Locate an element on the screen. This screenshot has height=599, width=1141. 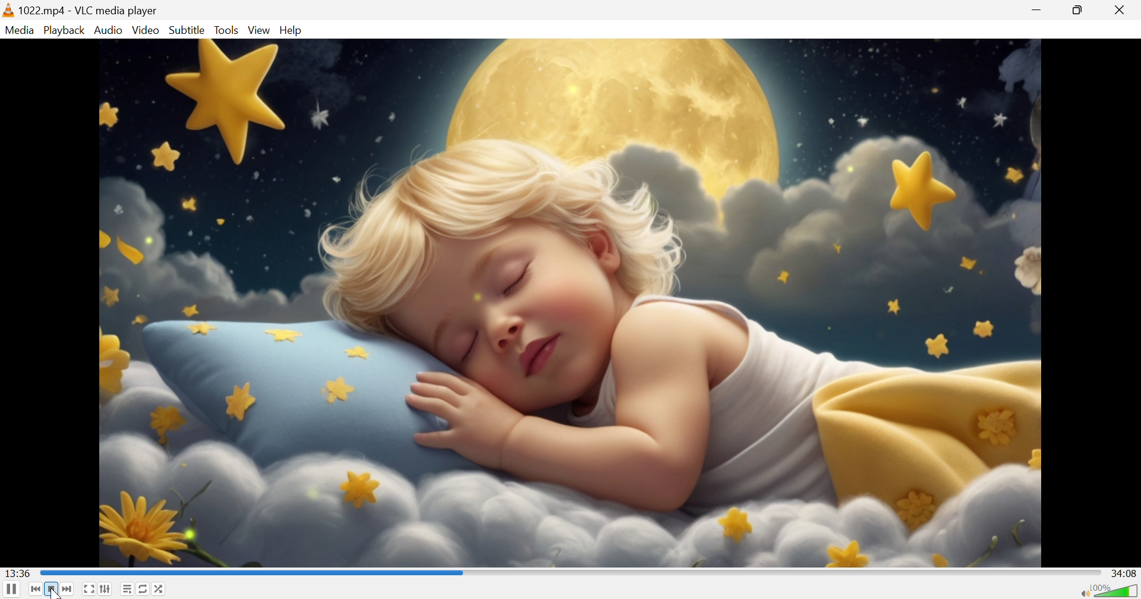
1022.mp4 - VLC media player is located at coordinates (80, 10).